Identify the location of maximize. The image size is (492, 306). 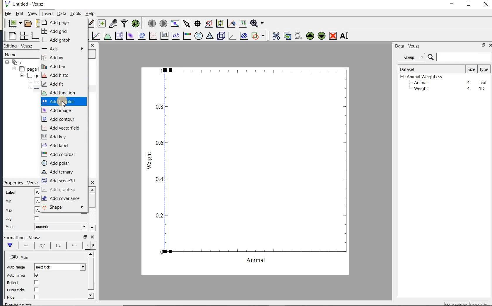
(469, 4).